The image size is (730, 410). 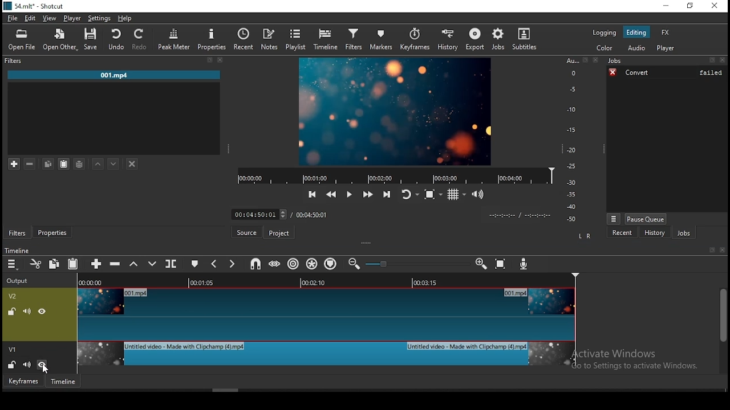 I want to click on audio scale, so click(x=581, y=142).